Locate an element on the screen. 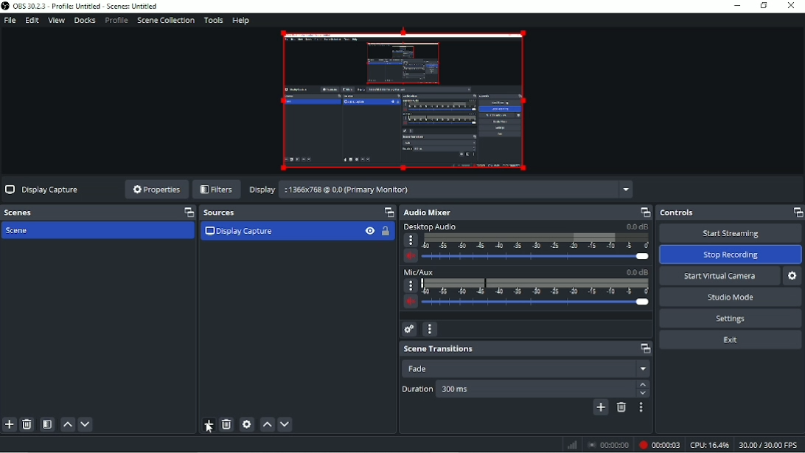 The width and height of the screenshot is (805, 453). Move scene up is located at coordinates (66, 426).